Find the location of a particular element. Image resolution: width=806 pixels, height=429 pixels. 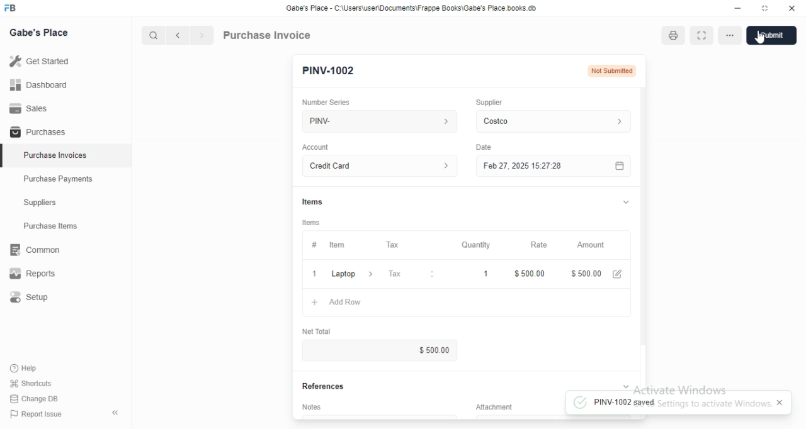

Edit is located at coordinates (617, 274).